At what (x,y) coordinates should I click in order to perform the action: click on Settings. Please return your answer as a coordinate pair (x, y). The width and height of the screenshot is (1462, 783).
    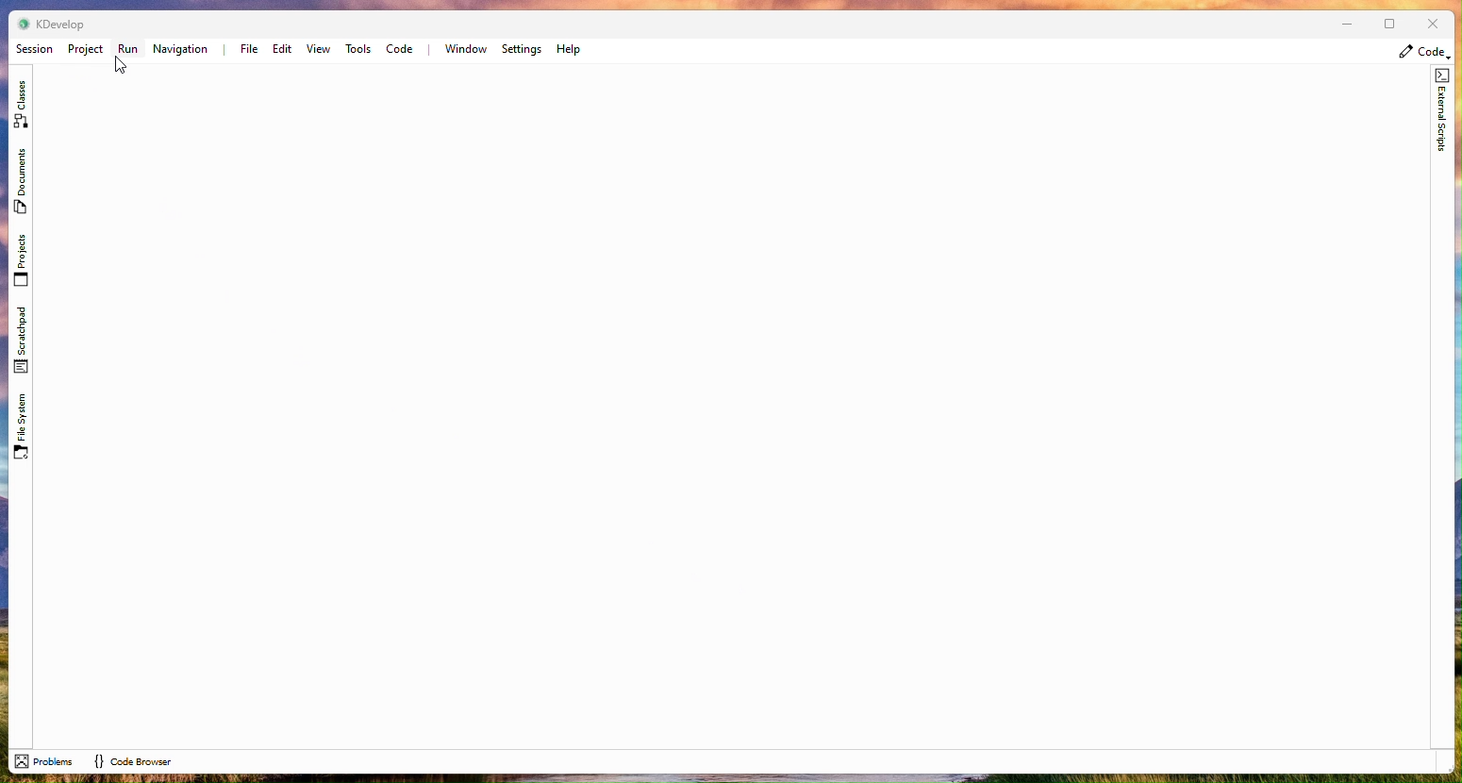
    Looking at the image, I should click on (522, 49).